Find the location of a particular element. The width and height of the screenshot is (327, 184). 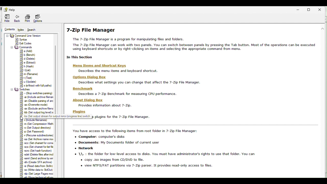

cursor is located at coordinates (22, 119).